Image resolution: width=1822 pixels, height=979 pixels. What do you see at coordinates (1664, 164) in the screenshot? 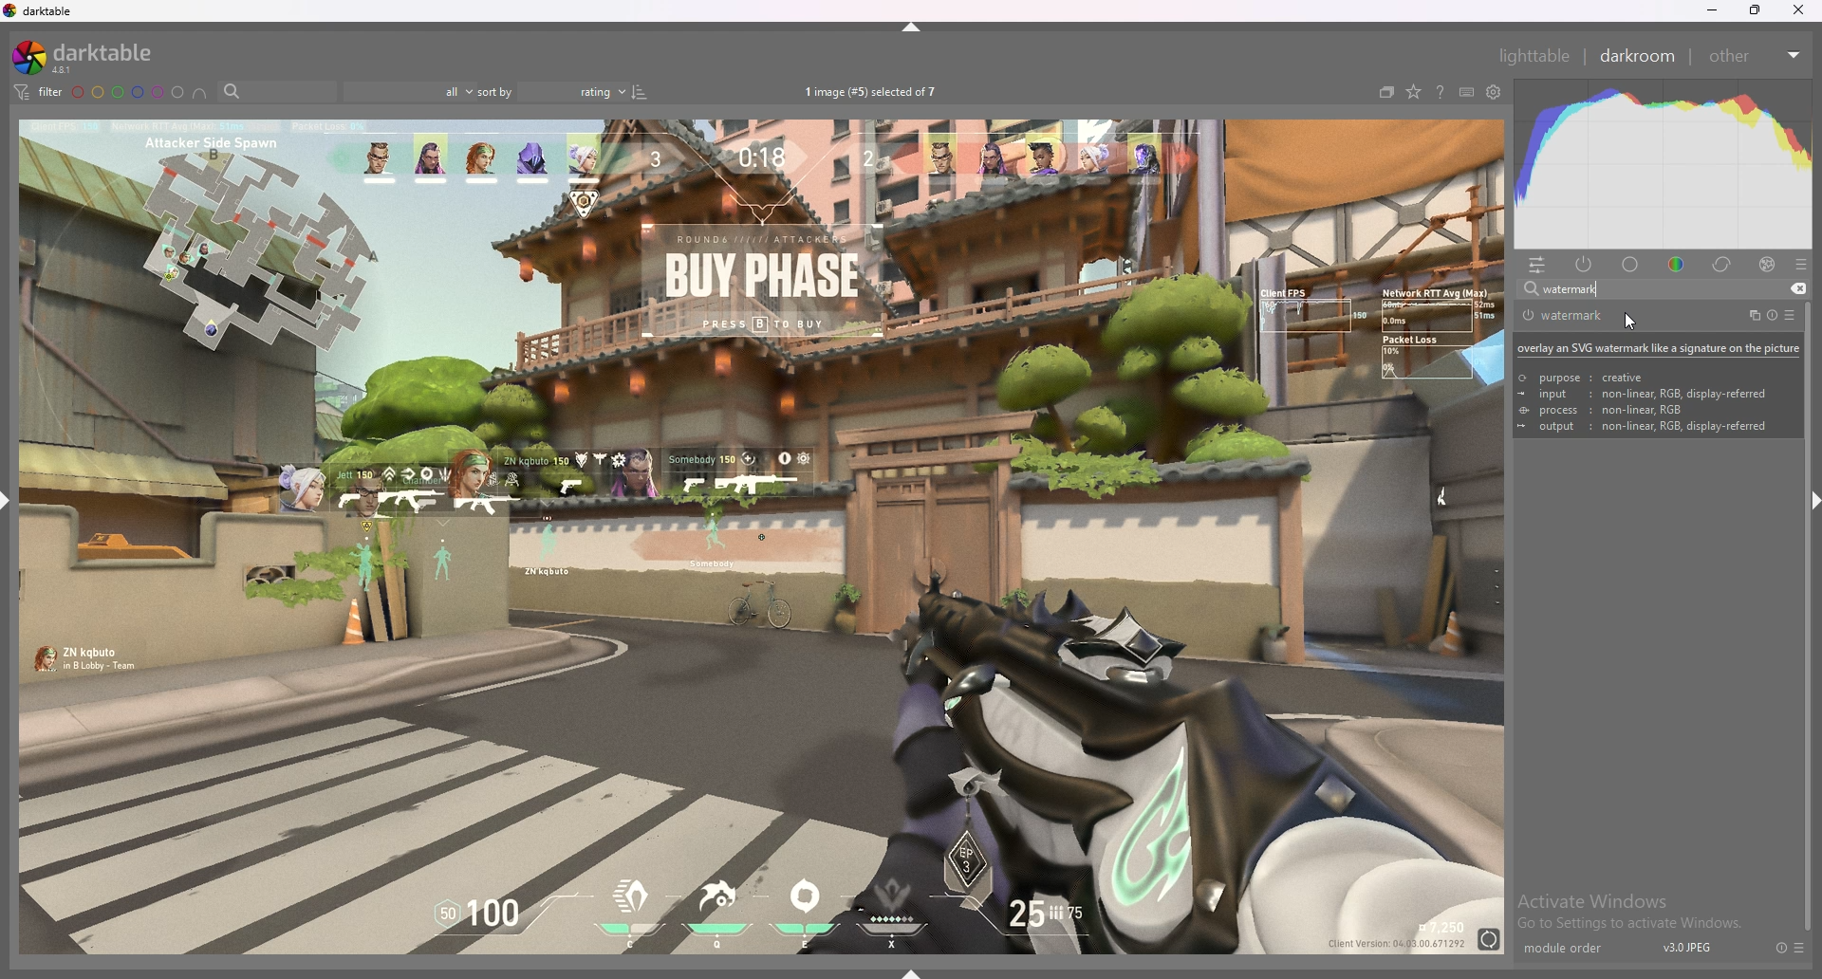
I see `heat graph` at bounding box center [1664, 164].